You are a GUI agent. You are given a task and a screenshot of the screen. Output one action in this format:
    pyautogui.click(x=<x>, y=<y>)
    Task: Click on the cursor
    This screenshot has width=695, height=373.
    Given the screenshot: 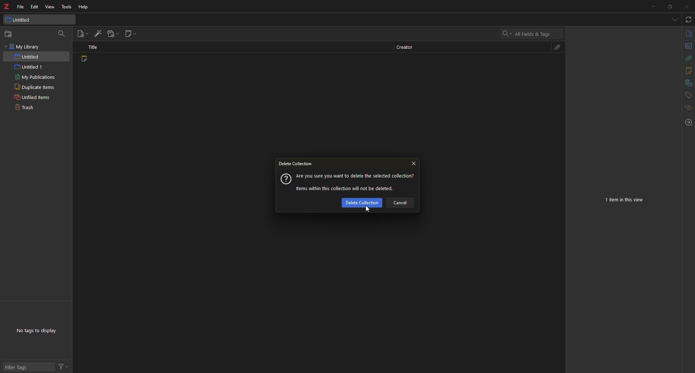 What is the action you would take?
    pyautogui.click(x=368, y=209)
    